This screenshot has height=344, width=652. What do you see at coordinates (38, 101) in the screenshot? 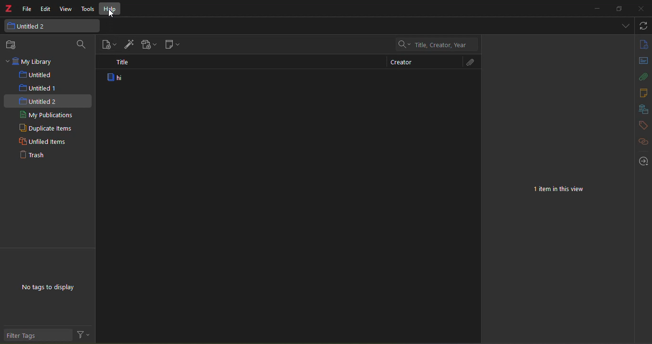
I see `untitled 2` at bounding box center [38, 101].